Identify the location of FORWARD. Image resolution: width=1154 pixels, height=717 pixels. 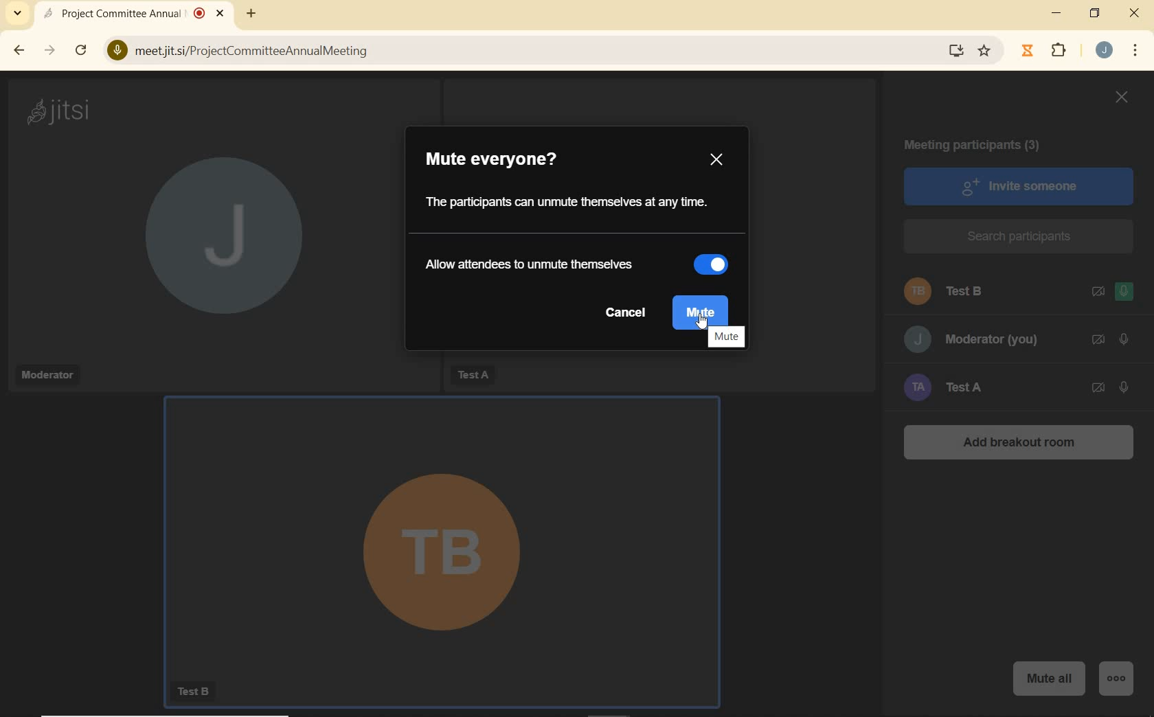
(49, 52).